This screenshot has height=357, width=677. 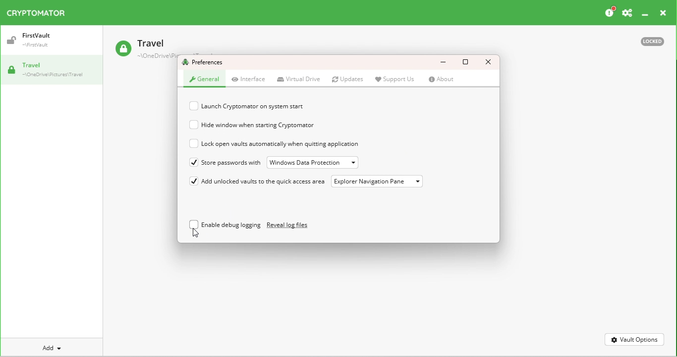 What do you see at coordinates (205, 63) in the screenshot?
I see `Preferences` at bounding box center [205, 63].